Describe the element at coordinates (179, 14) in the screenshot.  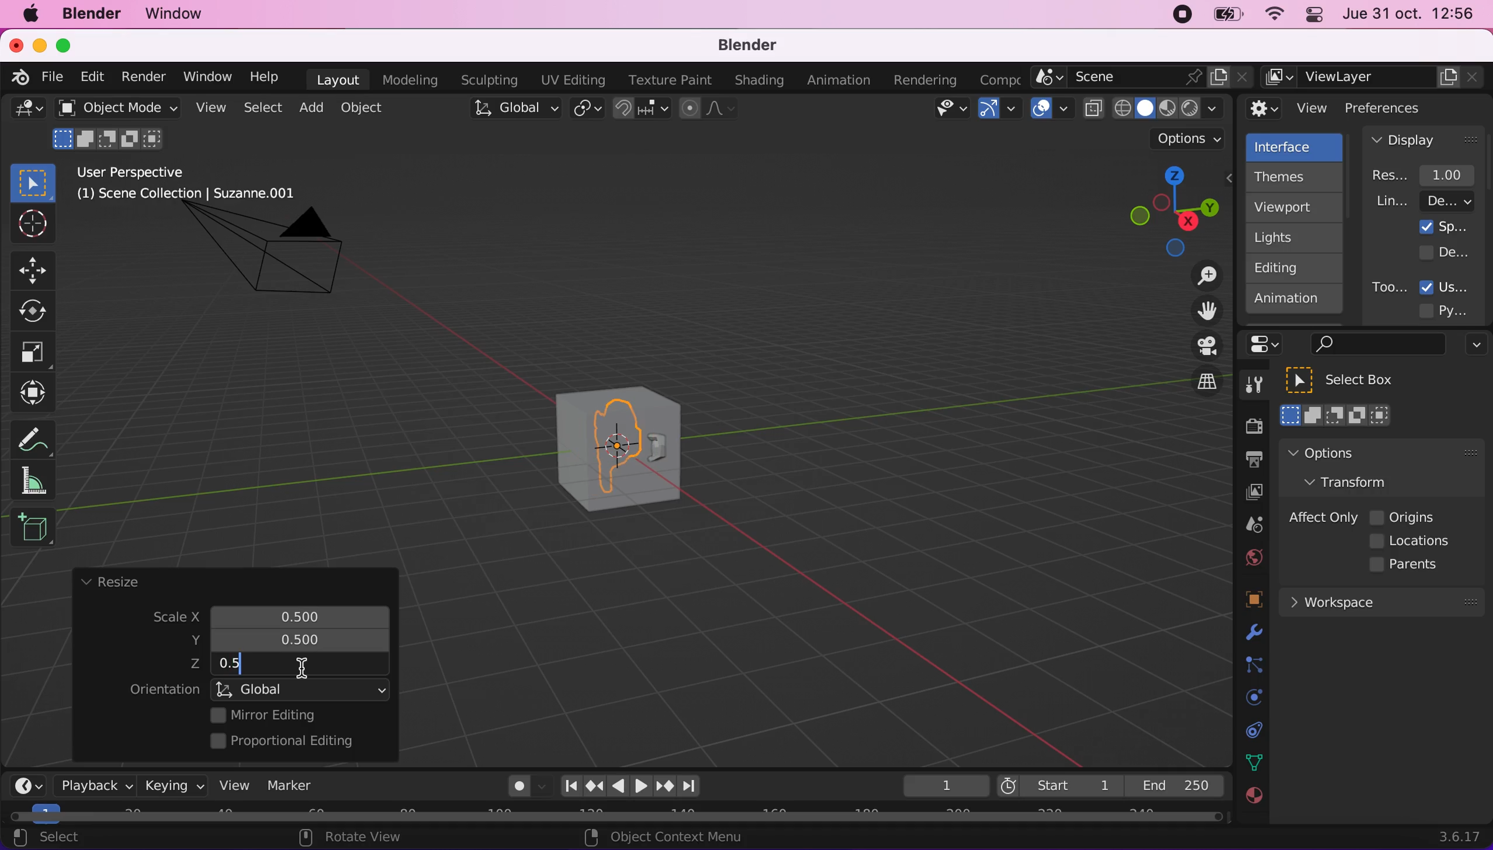
I see `window` at that location.